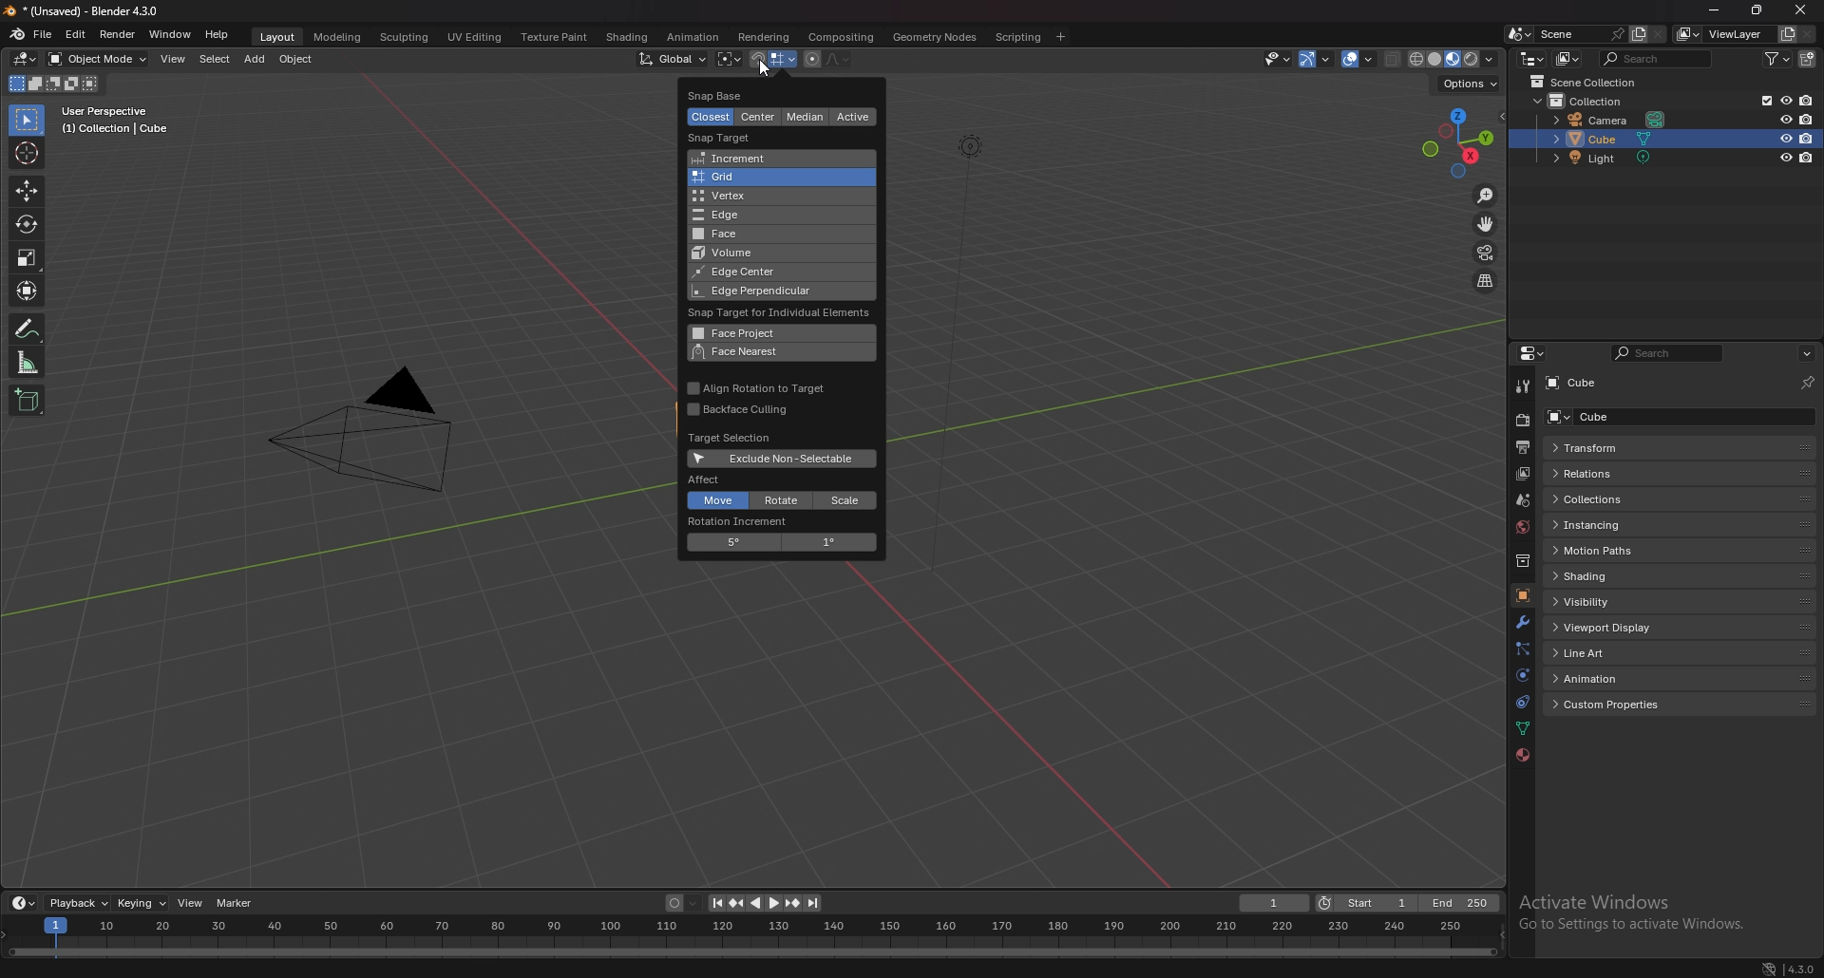  Describe the element at coordinates (1808, 380) in the screenshot. I see `toggle pin id` at that location.